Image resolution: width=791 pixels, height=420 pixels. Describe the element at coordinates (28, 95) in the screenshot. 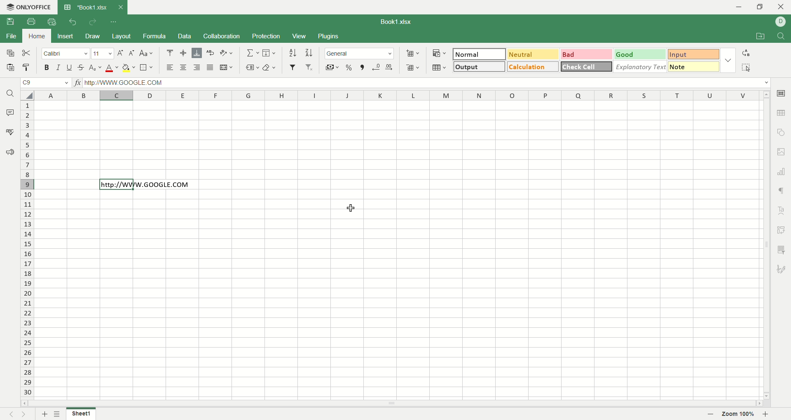

I see `select all` at that location.